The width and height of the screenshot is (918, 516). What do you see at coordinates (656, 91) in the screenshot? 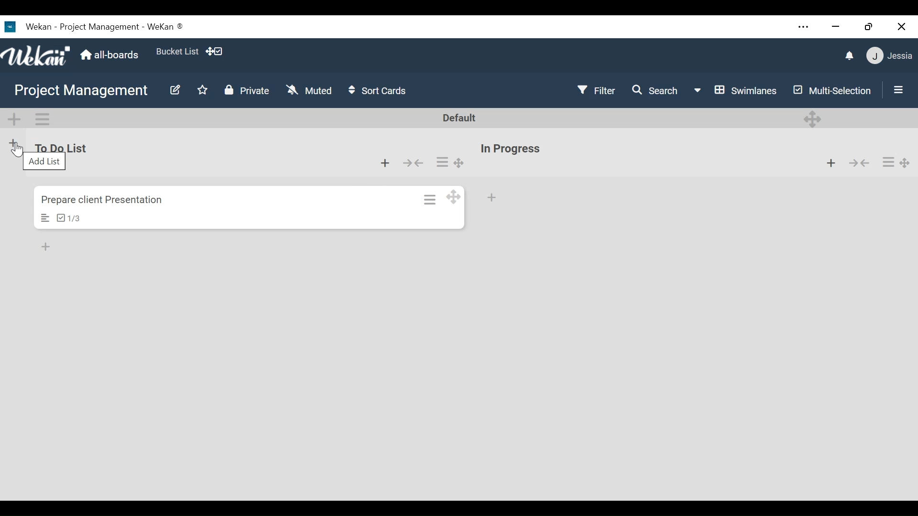
I see `Search` at bounding box center [656, 91].